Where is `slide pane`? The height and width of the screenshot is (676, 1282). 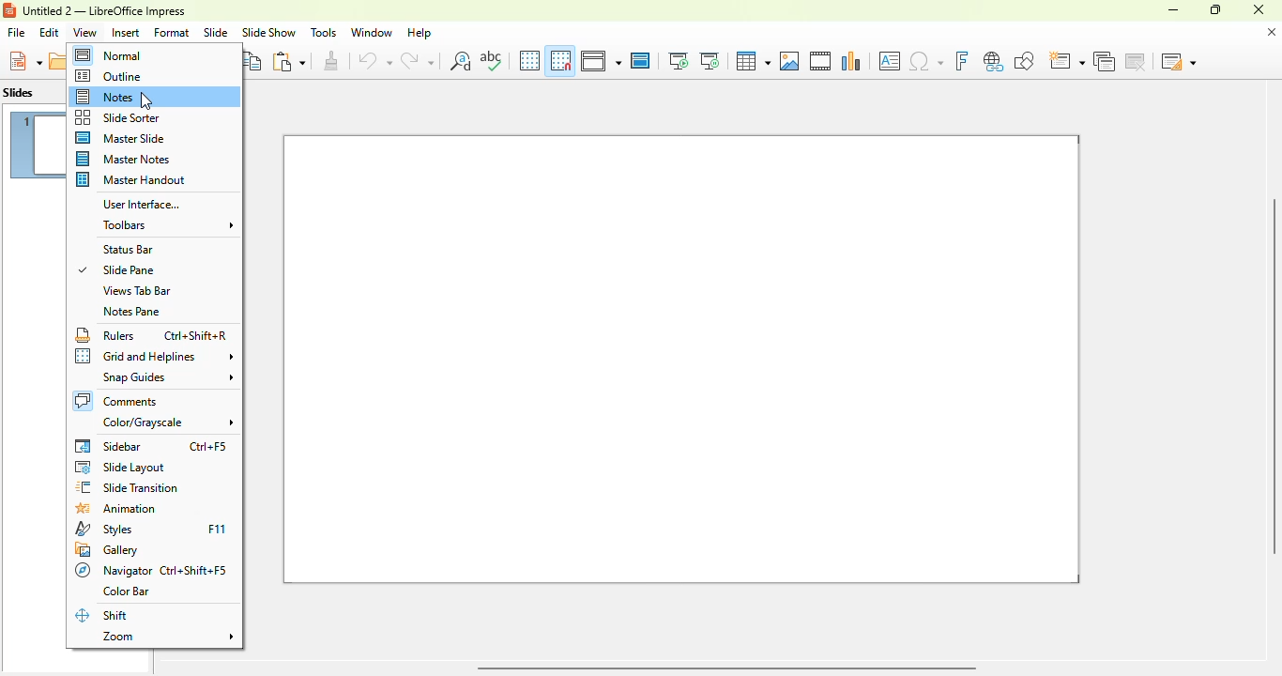 slide pane is located at coordinates (120, 269).